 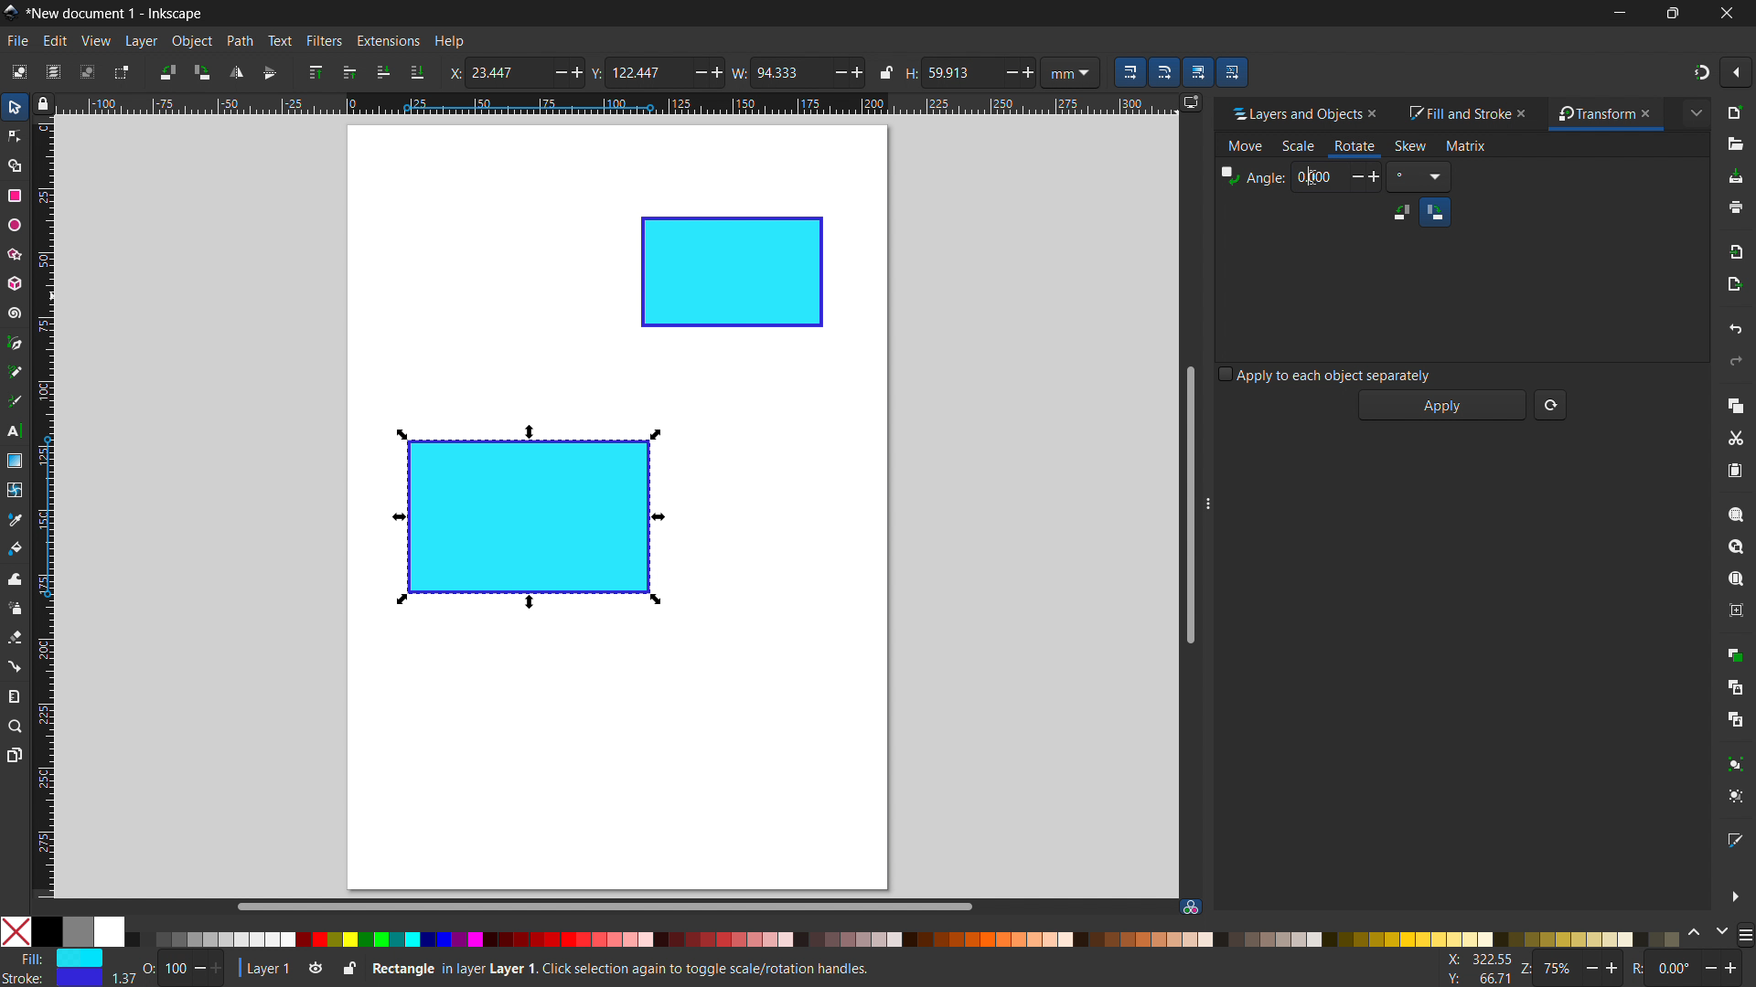 I want to click on flip horizontal, so click(x=235, y=72).